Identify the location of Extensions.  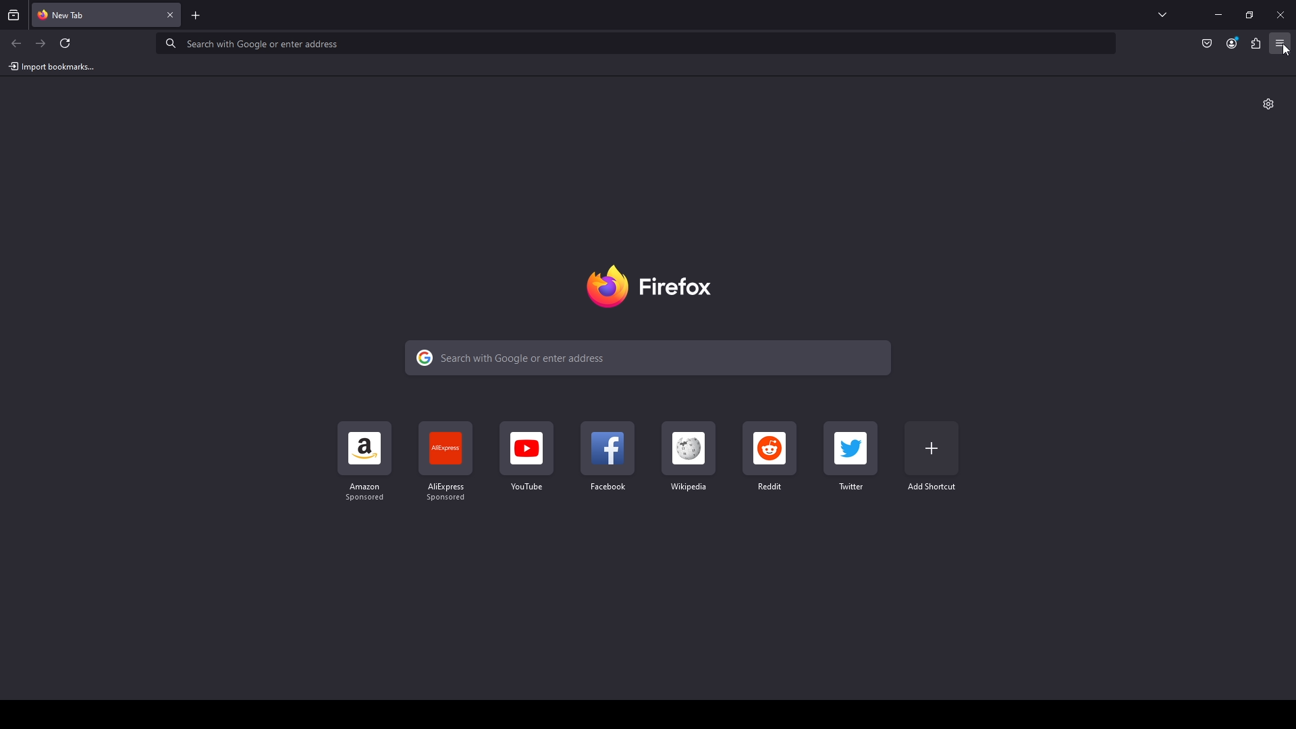
(1256, 44).